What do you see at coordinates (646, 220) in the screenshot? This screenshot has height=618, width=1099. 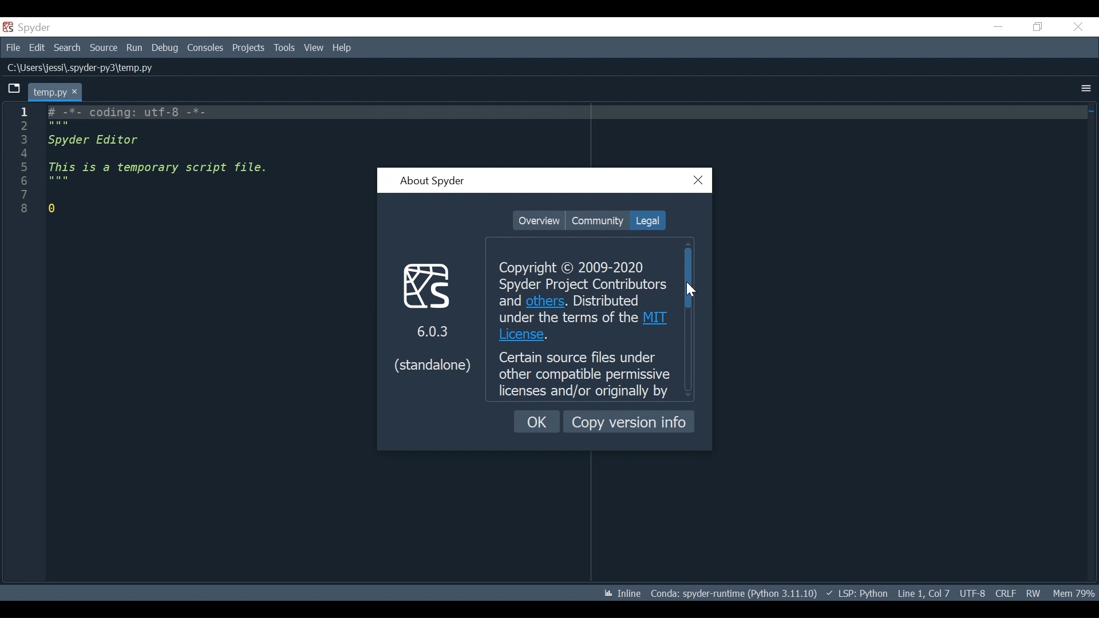 I see `Legal` at bounding box center [646, 220].